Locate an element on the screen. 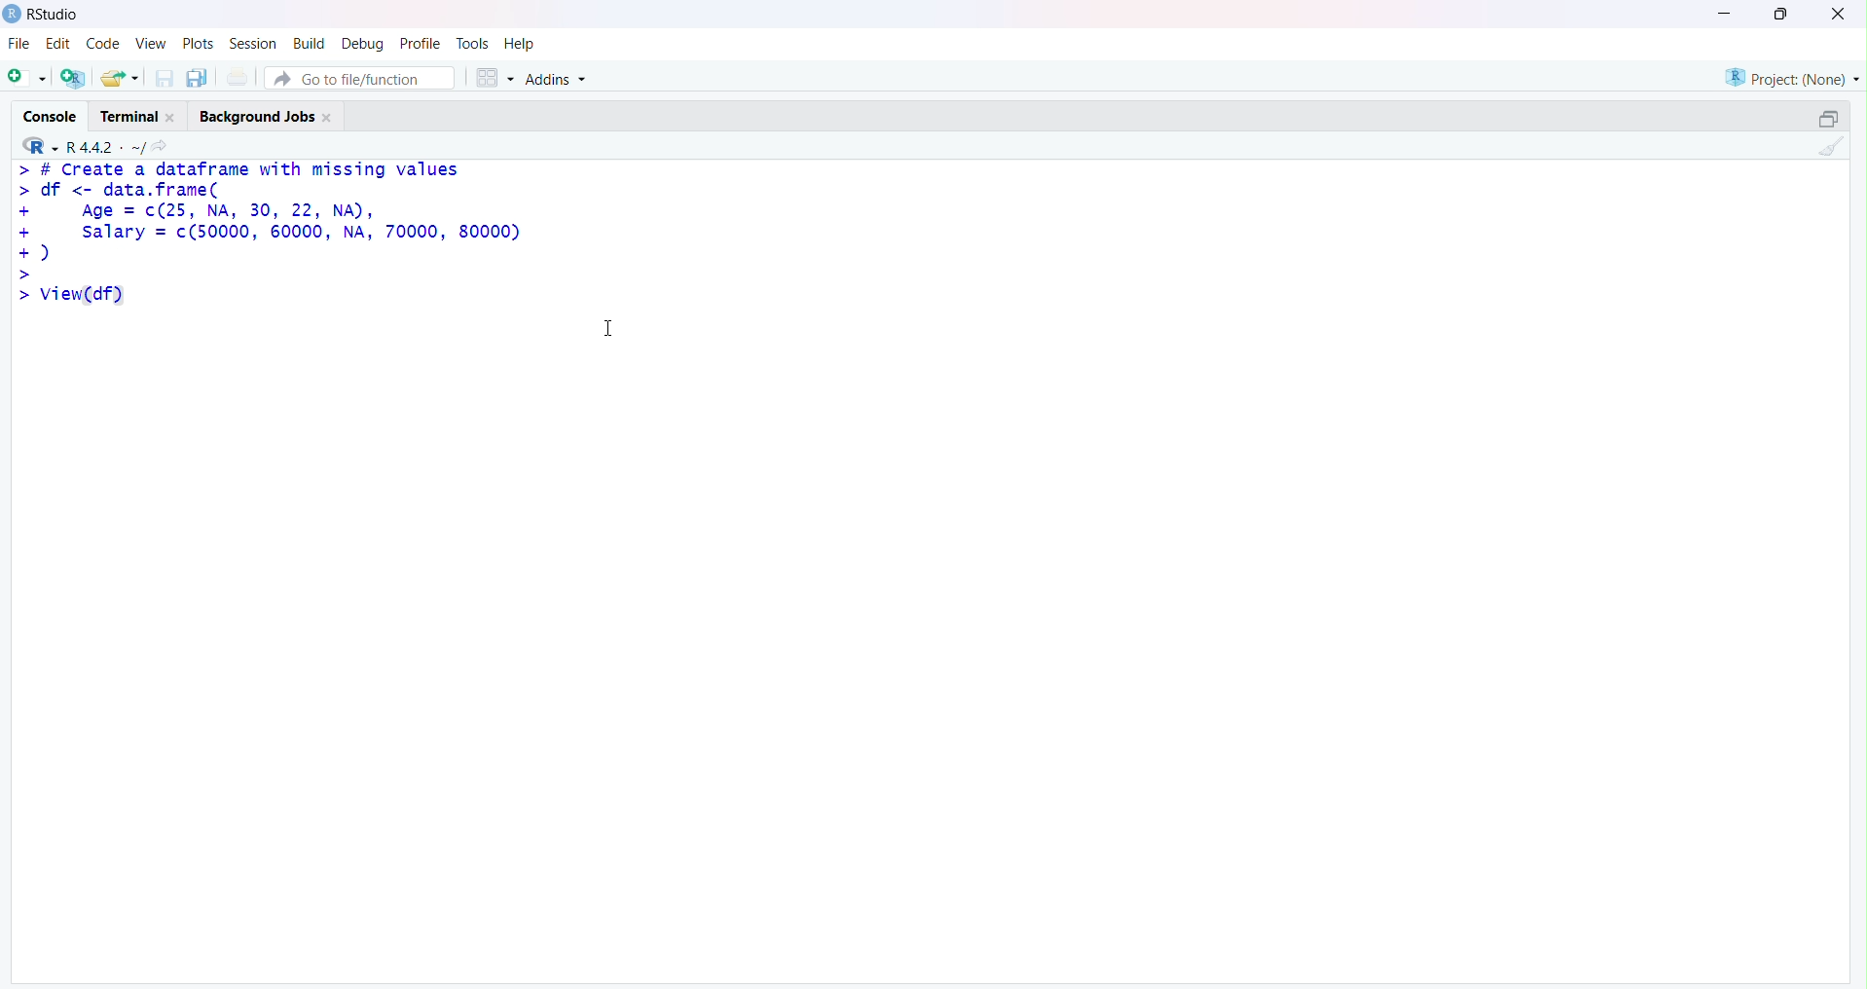 The height and width of the screenshot is (989, 1867). Print the current file is located at coordinates (238, 75).